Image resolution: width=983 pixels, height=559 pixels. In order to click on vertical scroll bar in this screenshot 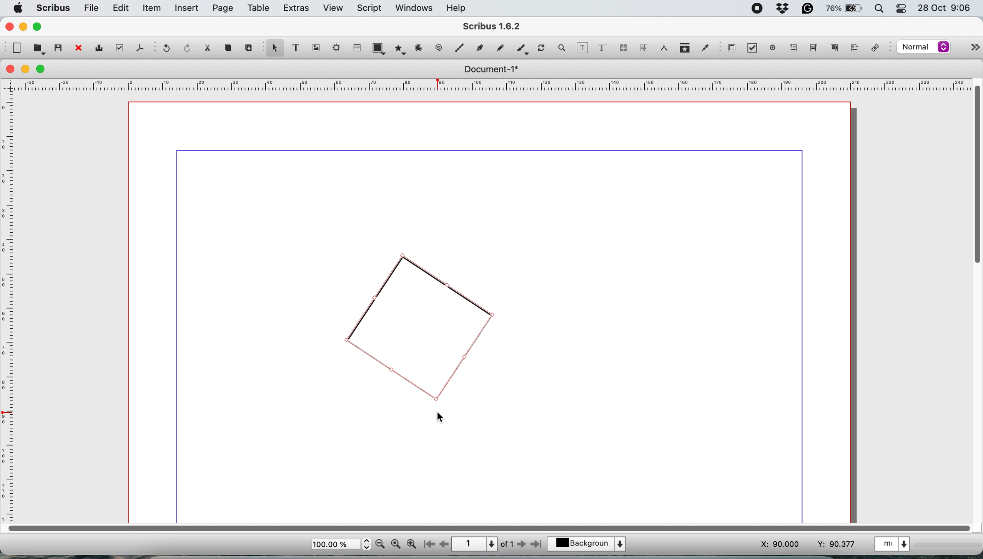, I will do `click(975, 176)`.